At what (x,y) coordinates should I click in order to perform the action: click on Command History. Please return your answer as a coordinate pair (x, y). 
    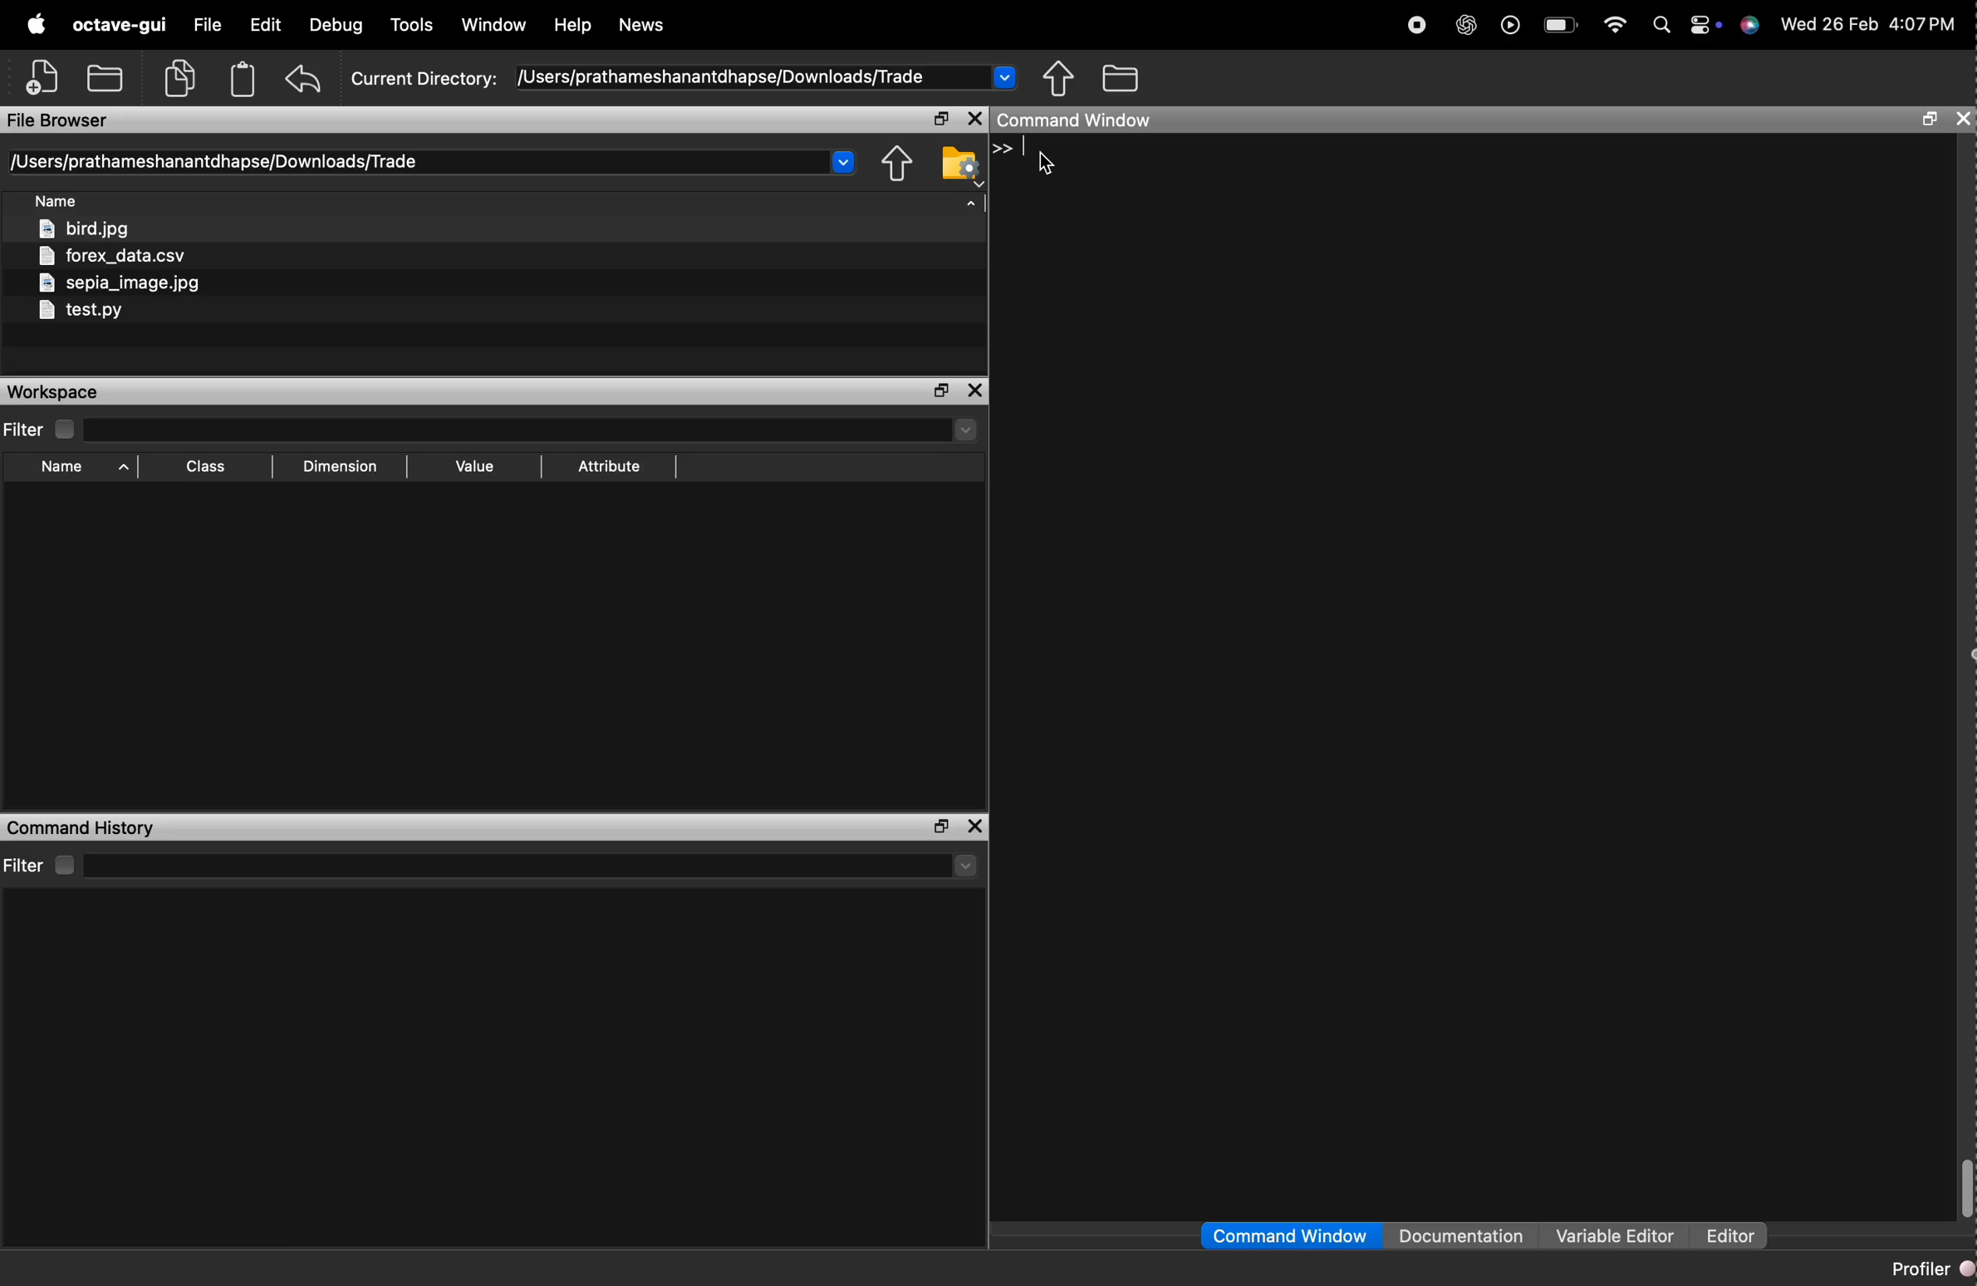
    Looking at the image, I should click on (82, 827).